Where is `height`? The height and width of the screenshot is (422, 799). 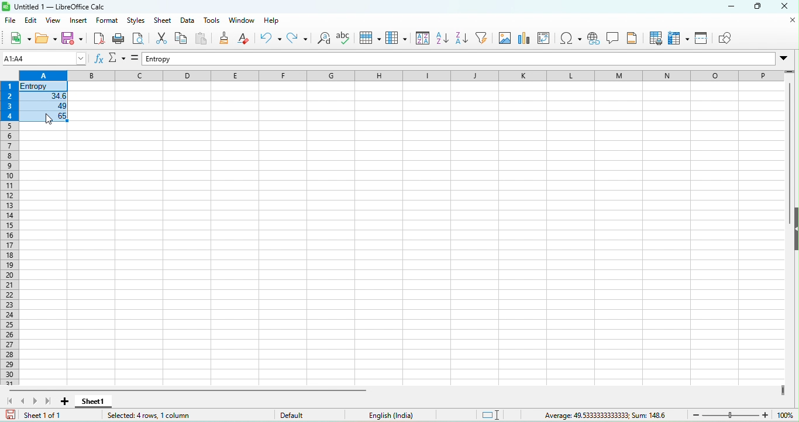 height is located at coordinates (794, 233).